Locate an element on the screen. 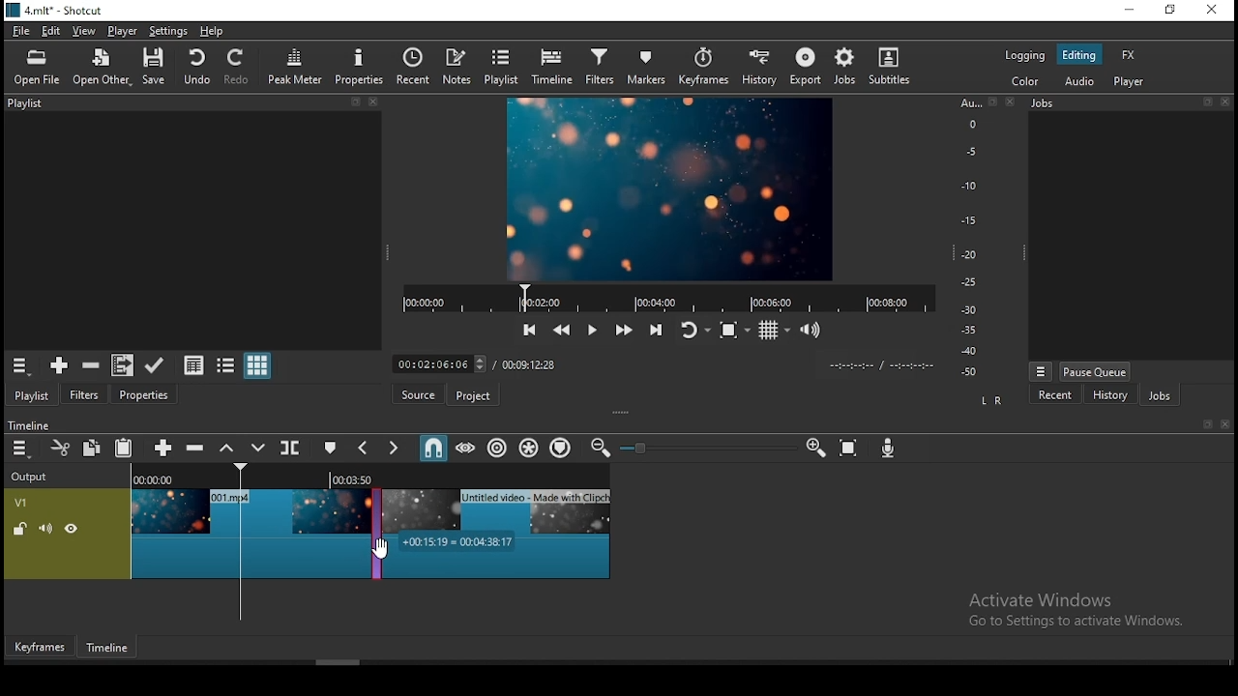 This screenshot has width=1238, height=696. save is located at coordinates (153, 67).